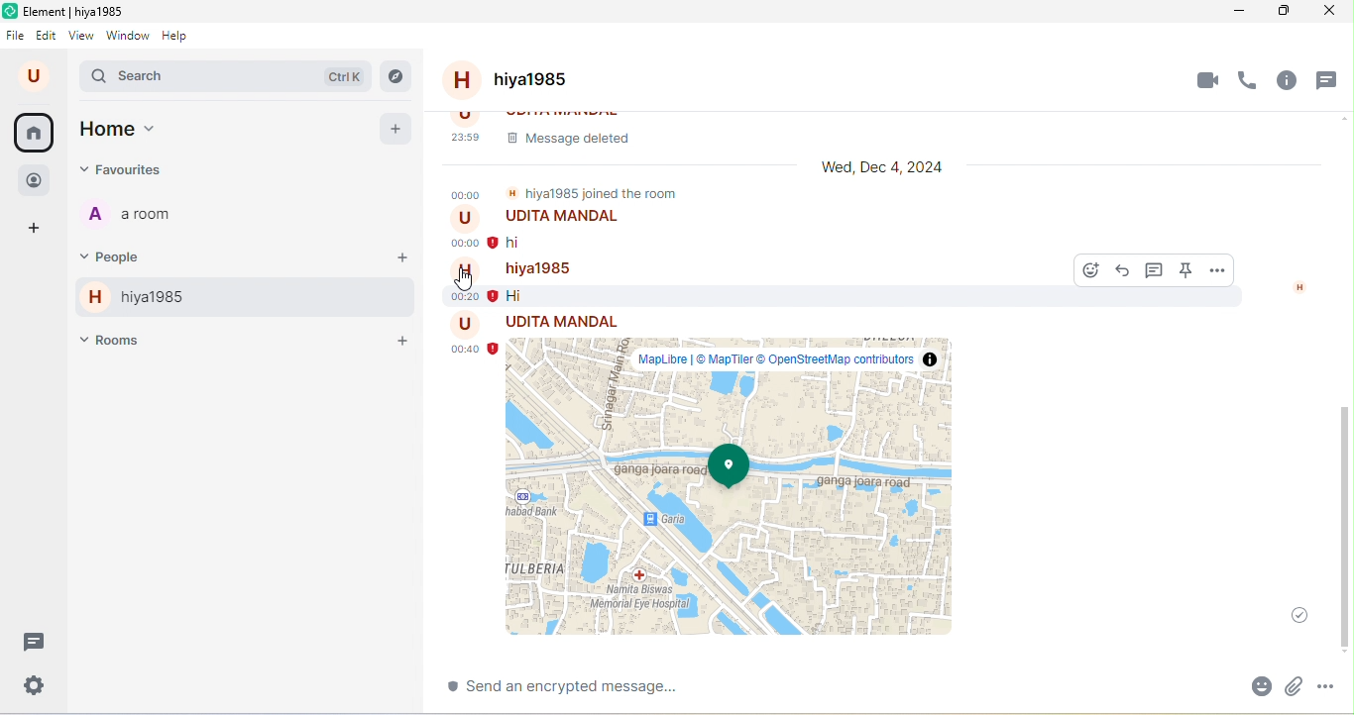  Describe the element at coordinates (48, 38) in the screenshot. I see `edit` at that location.